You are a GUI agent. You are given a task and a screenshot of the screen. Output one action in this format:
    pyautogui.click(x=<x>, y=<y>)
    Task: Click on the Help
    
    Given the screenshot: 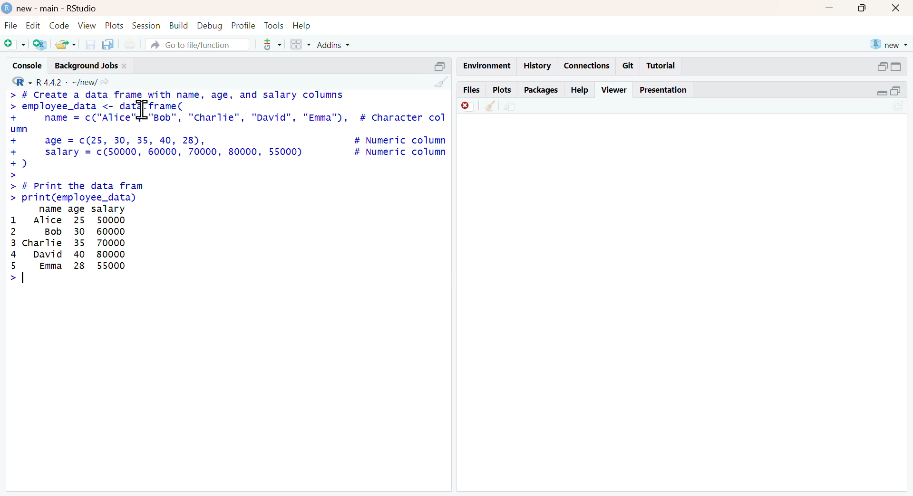 What is the action you would take?
    pyautogui.click(x=582, y=89)
    